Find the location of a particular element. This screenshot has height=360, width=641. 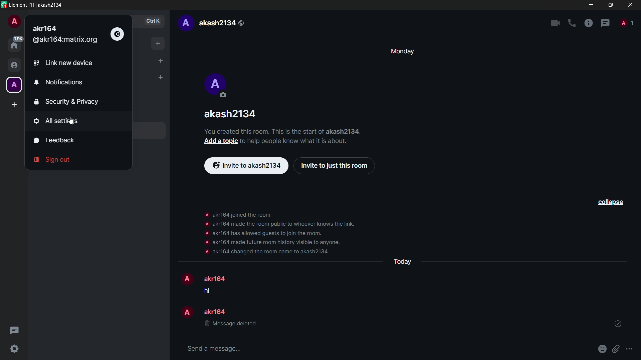

cursor is located at coordinates (72, 121).